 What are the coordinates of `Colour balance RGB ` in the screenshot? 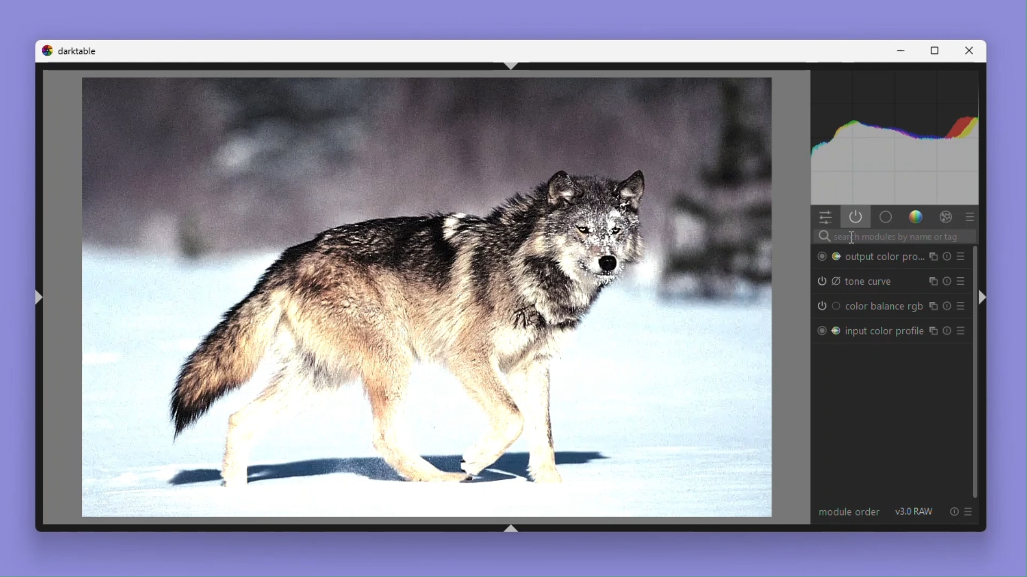 It's located at (868, 306).